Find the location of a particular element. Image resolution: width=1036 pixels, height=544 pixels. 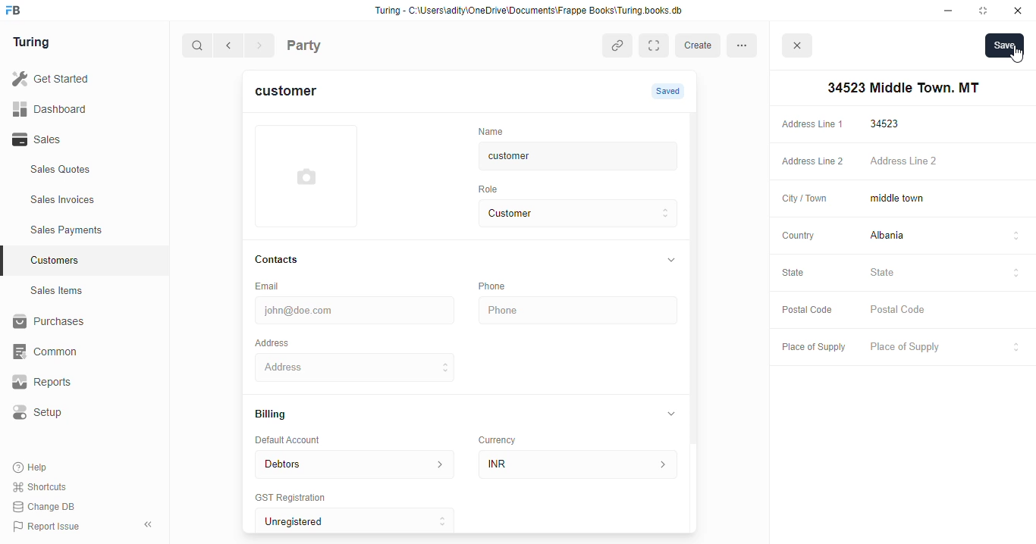

go back is located at coordinates (231, 46).